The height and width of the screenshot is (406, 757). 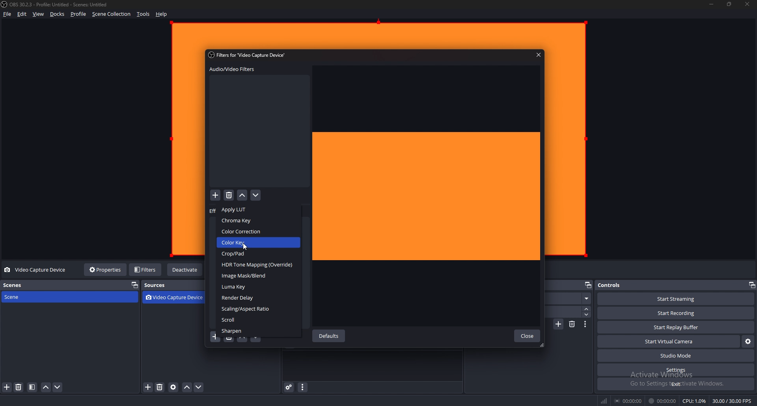 I want to click on add transition, so click(x=559, y=324).